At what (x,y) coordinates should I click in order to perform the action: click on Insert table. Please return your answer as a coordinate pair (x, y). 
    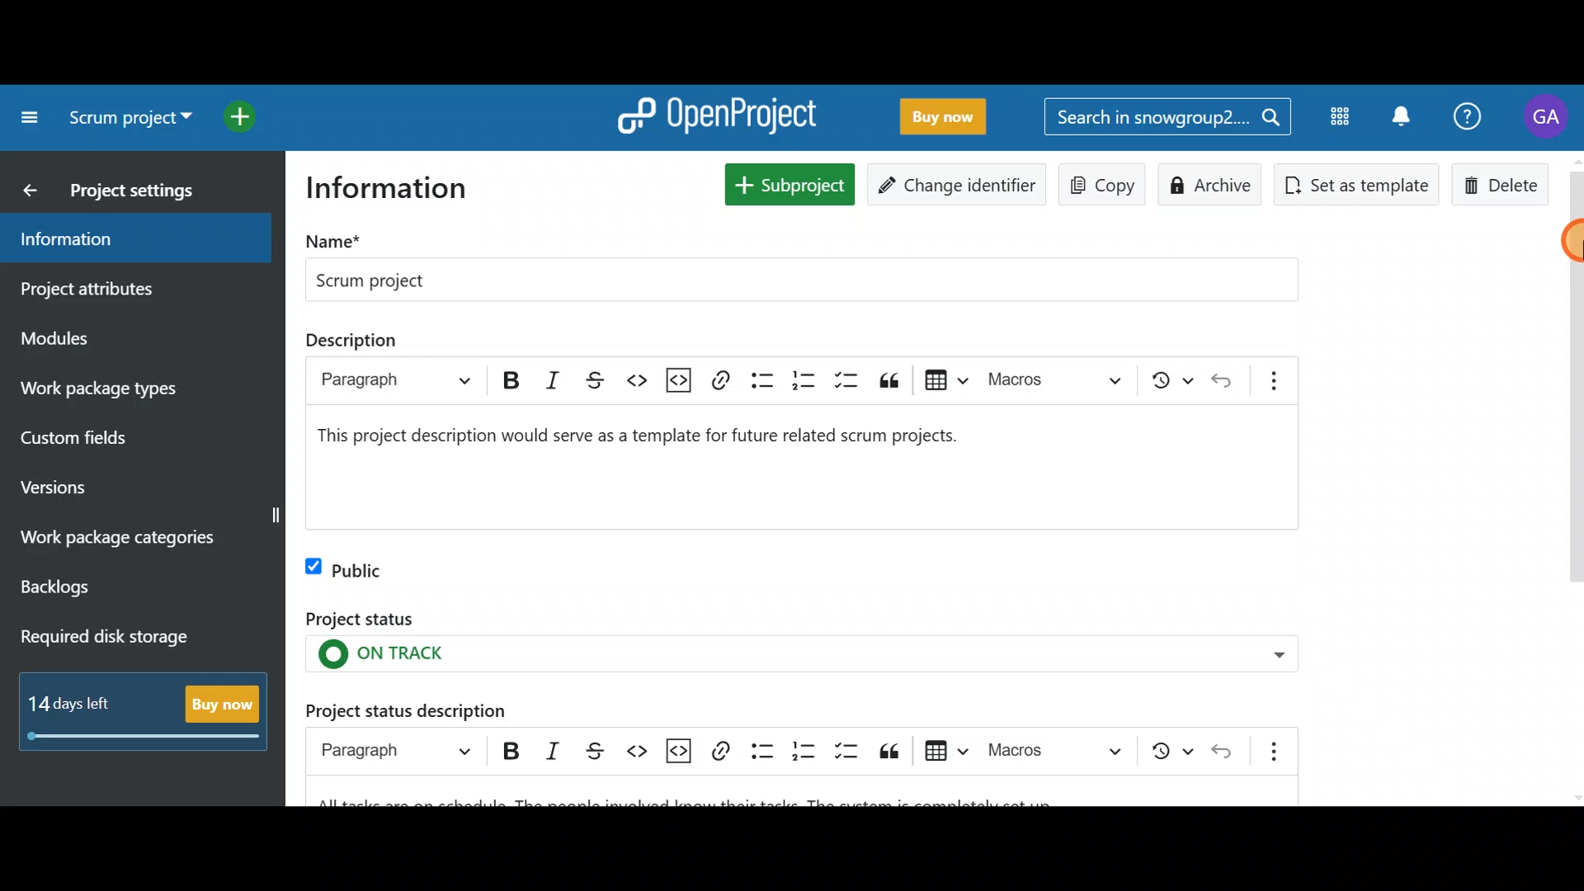
    Looking at the image, I should click on (945, 752).